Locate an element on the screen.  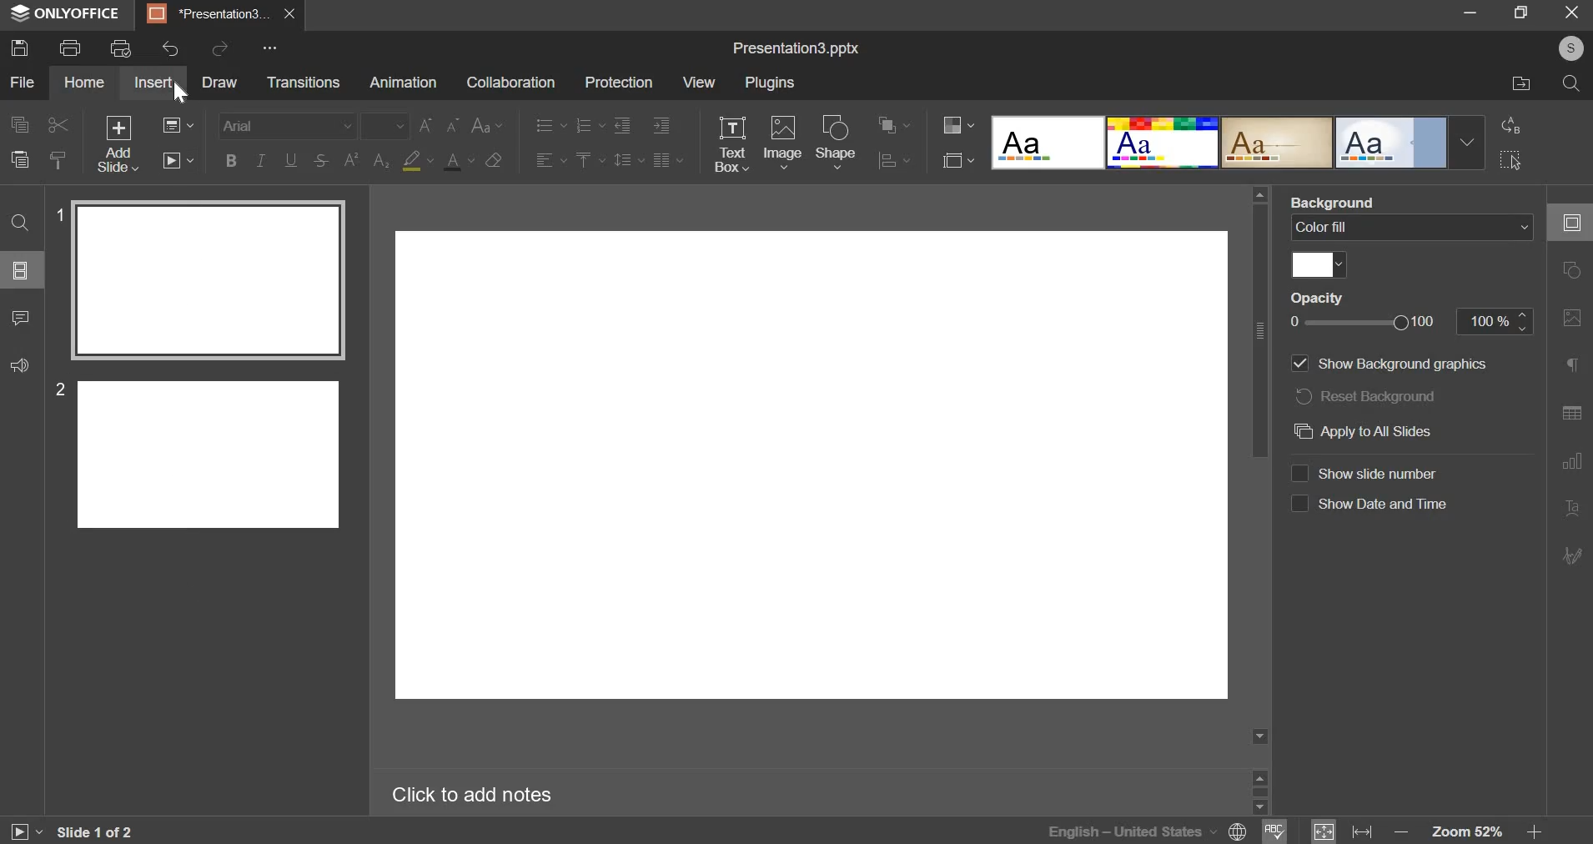
vertical alignment is located at coordinates (591, 160).